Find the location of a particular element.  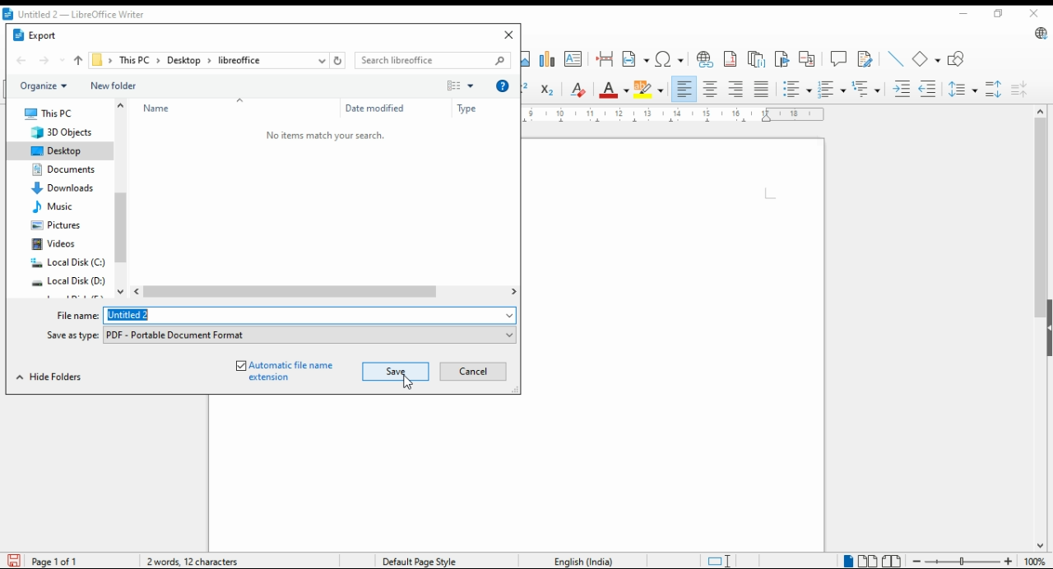

desktop is located at coordinates (62, 150).